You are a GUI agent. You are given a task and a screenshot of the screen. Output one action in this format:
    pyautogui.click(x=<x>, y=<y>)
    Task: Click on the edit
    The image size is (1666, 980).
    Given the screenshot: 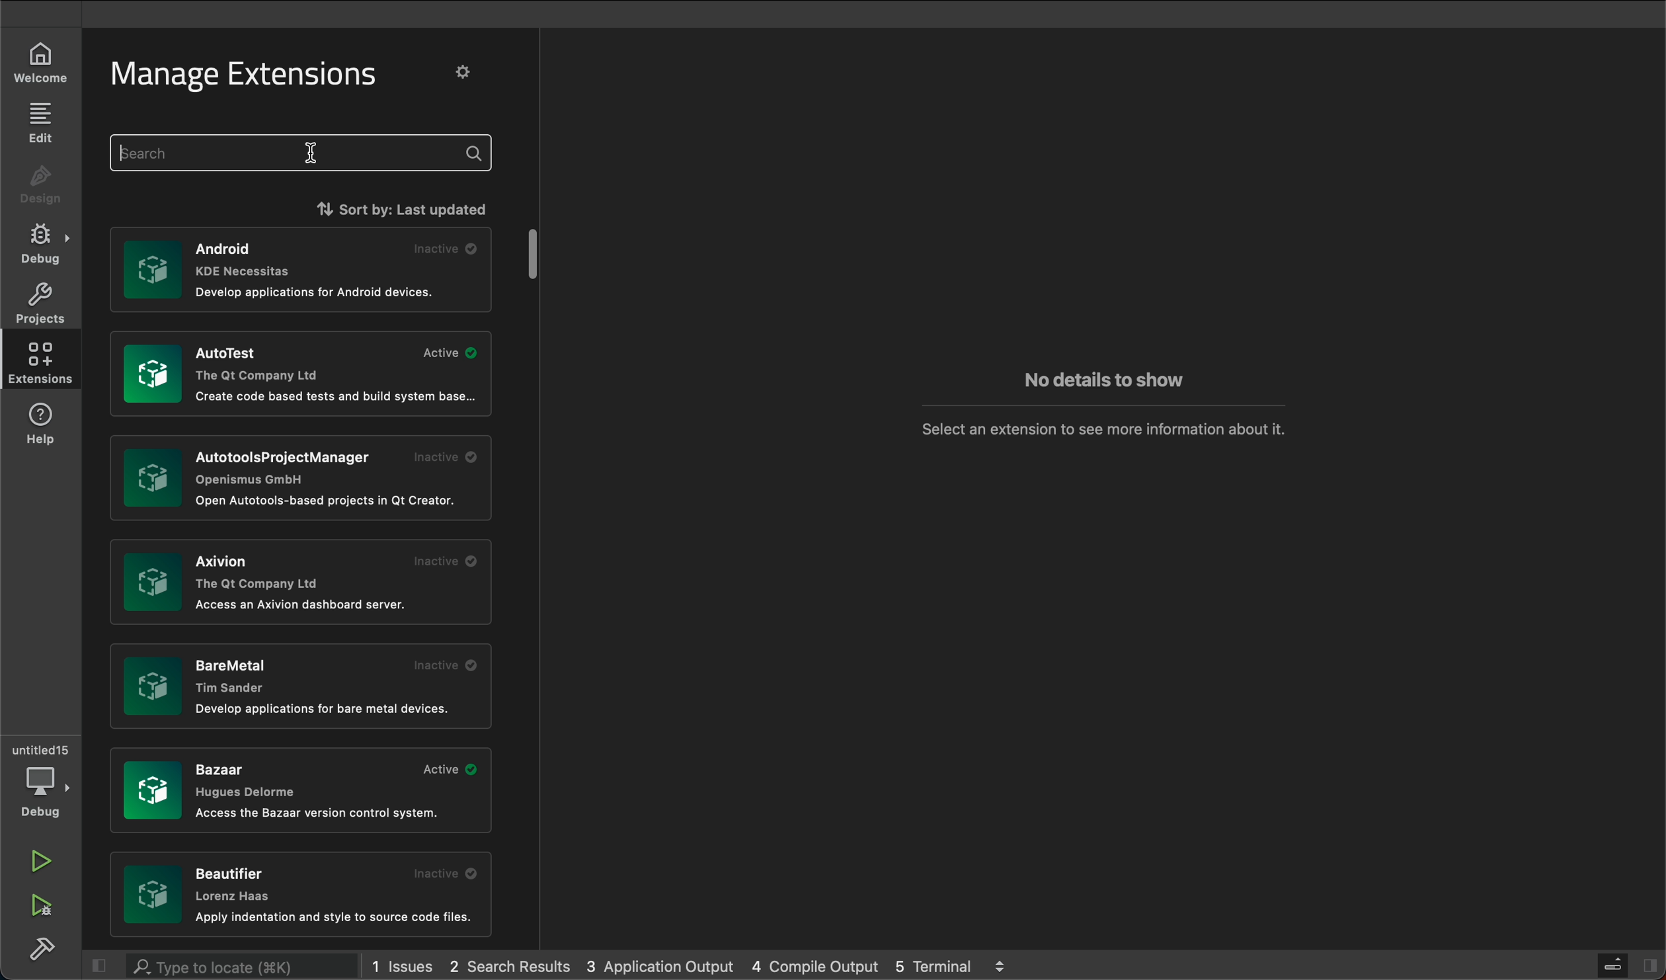 What is the action you would take?
    pyautogui.click(x=39, y=121)
    